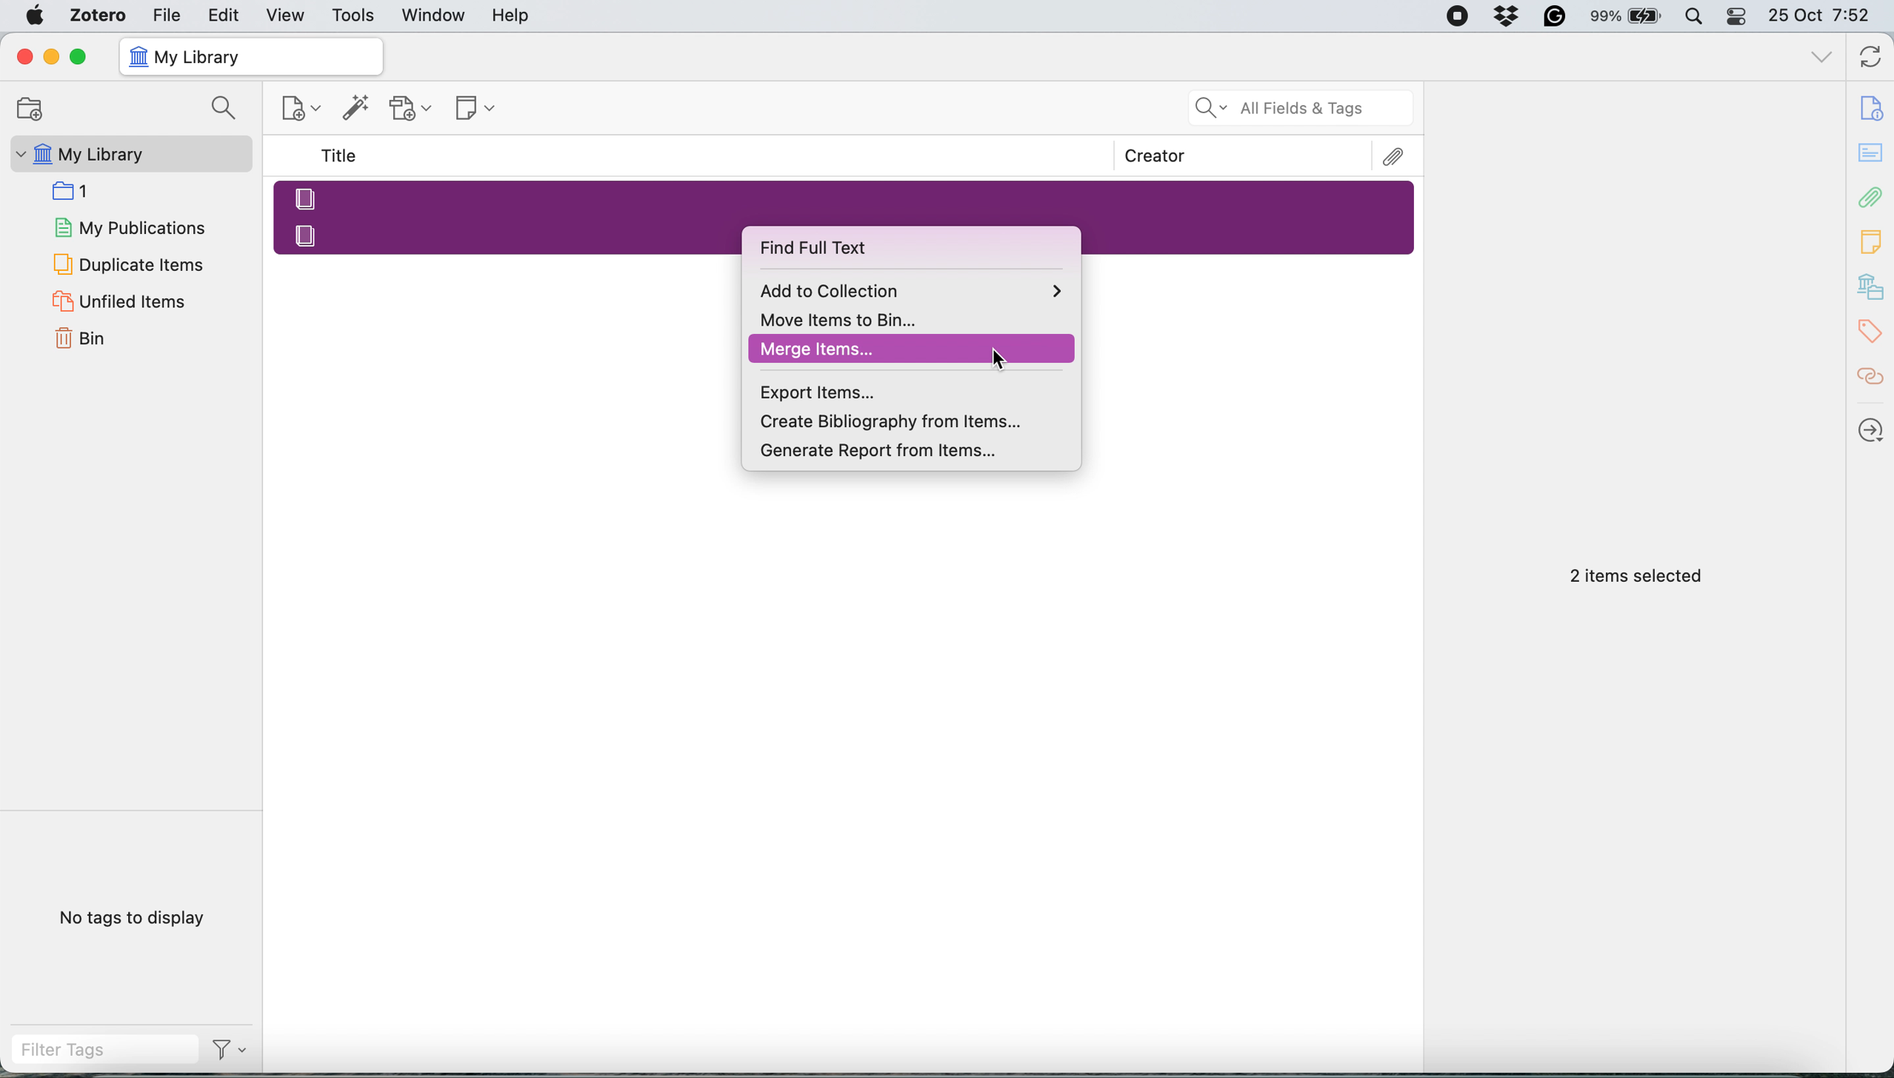 The height and width of the screenshot is (1078, 1894). I want to click on My Publications, so click(128, 225).